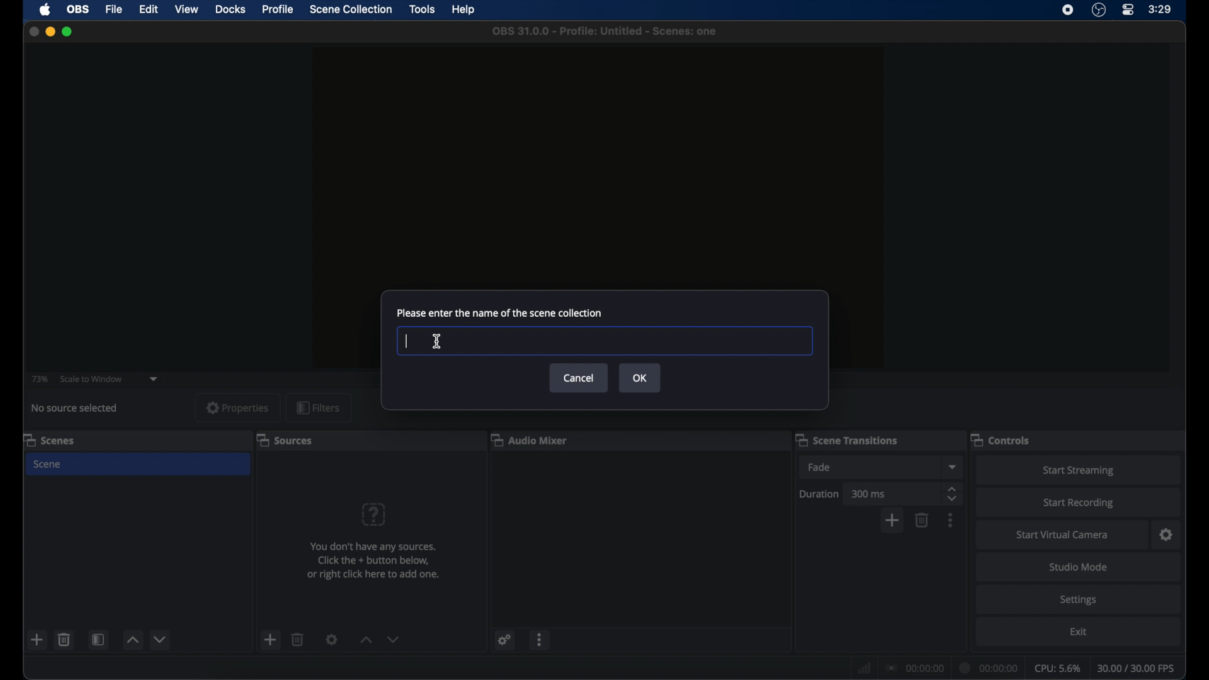  I want to click on sources, so click(284, 439).